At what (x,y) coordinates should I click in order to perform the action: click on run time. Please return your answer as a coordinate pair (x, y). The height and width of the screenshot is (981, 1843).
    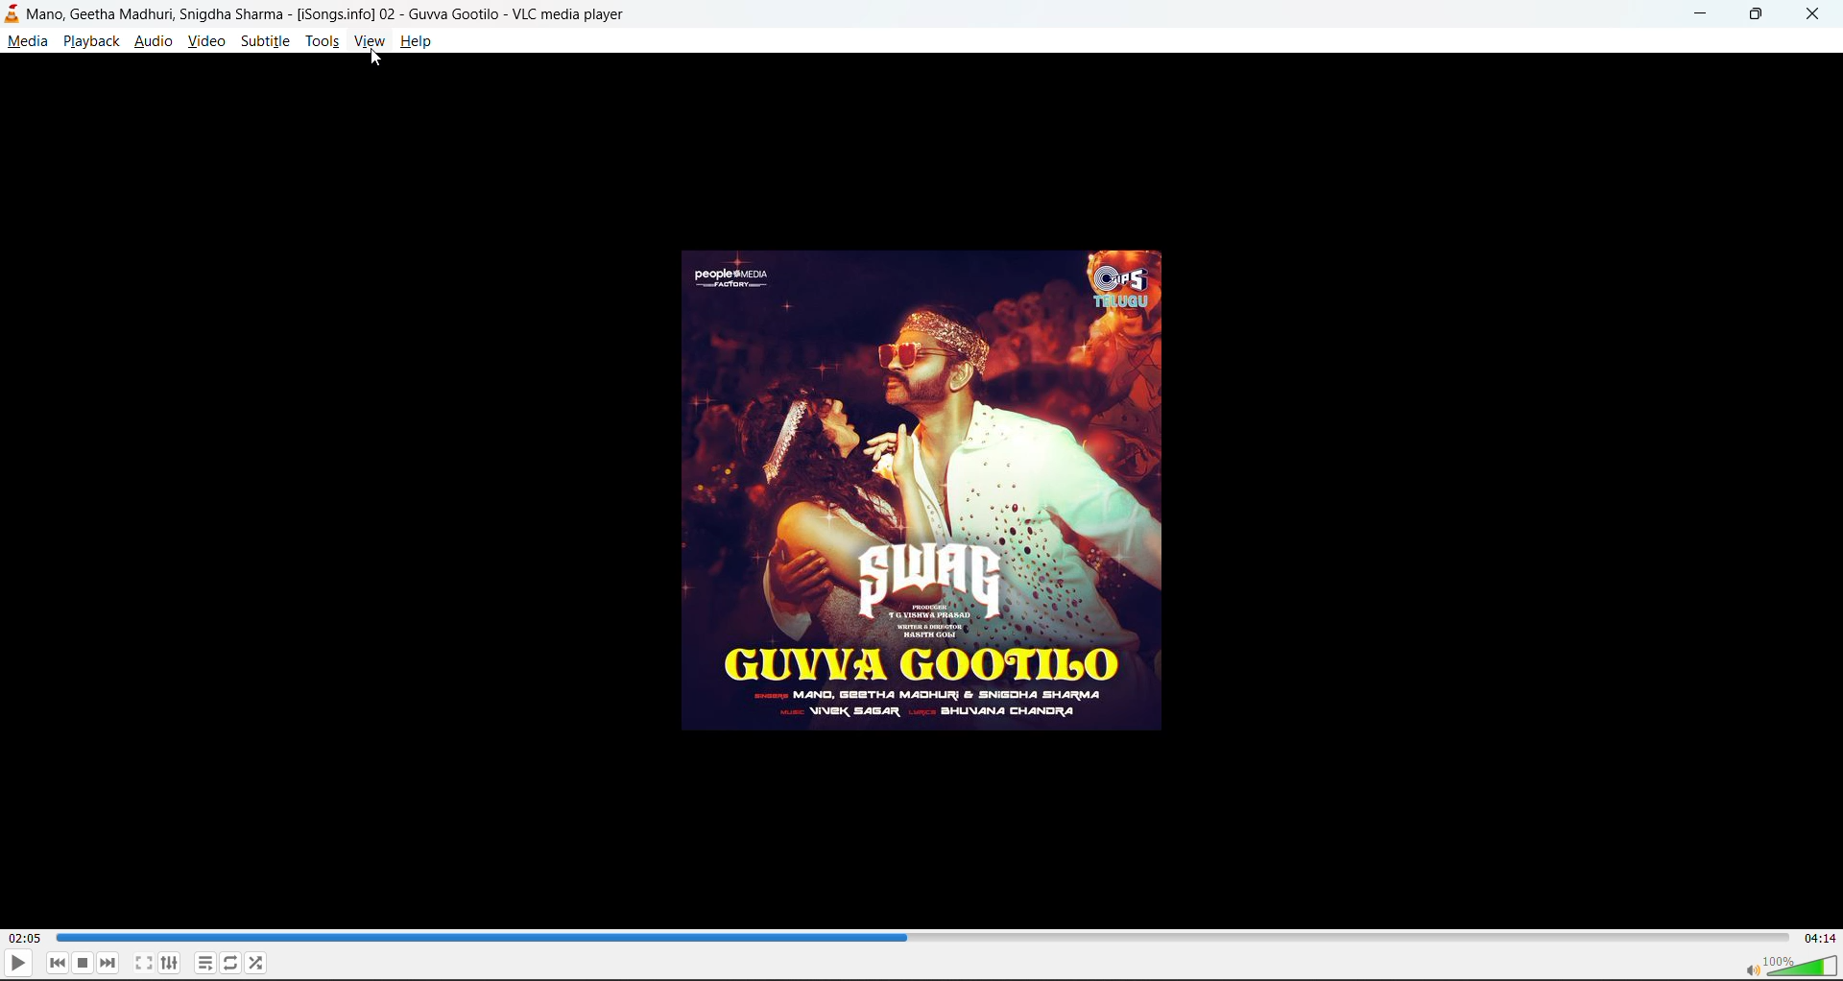
    Looking at the image, I should click on (24, 940).